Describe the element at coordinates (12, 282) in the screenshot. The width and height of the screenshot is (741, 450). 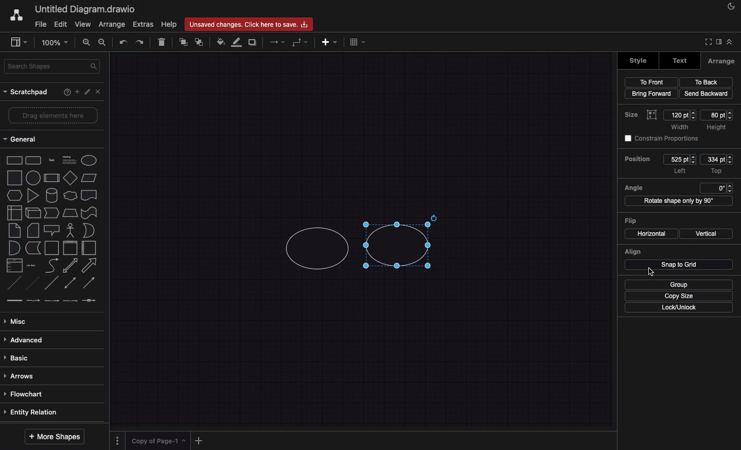
I see `dashed line` at that location.